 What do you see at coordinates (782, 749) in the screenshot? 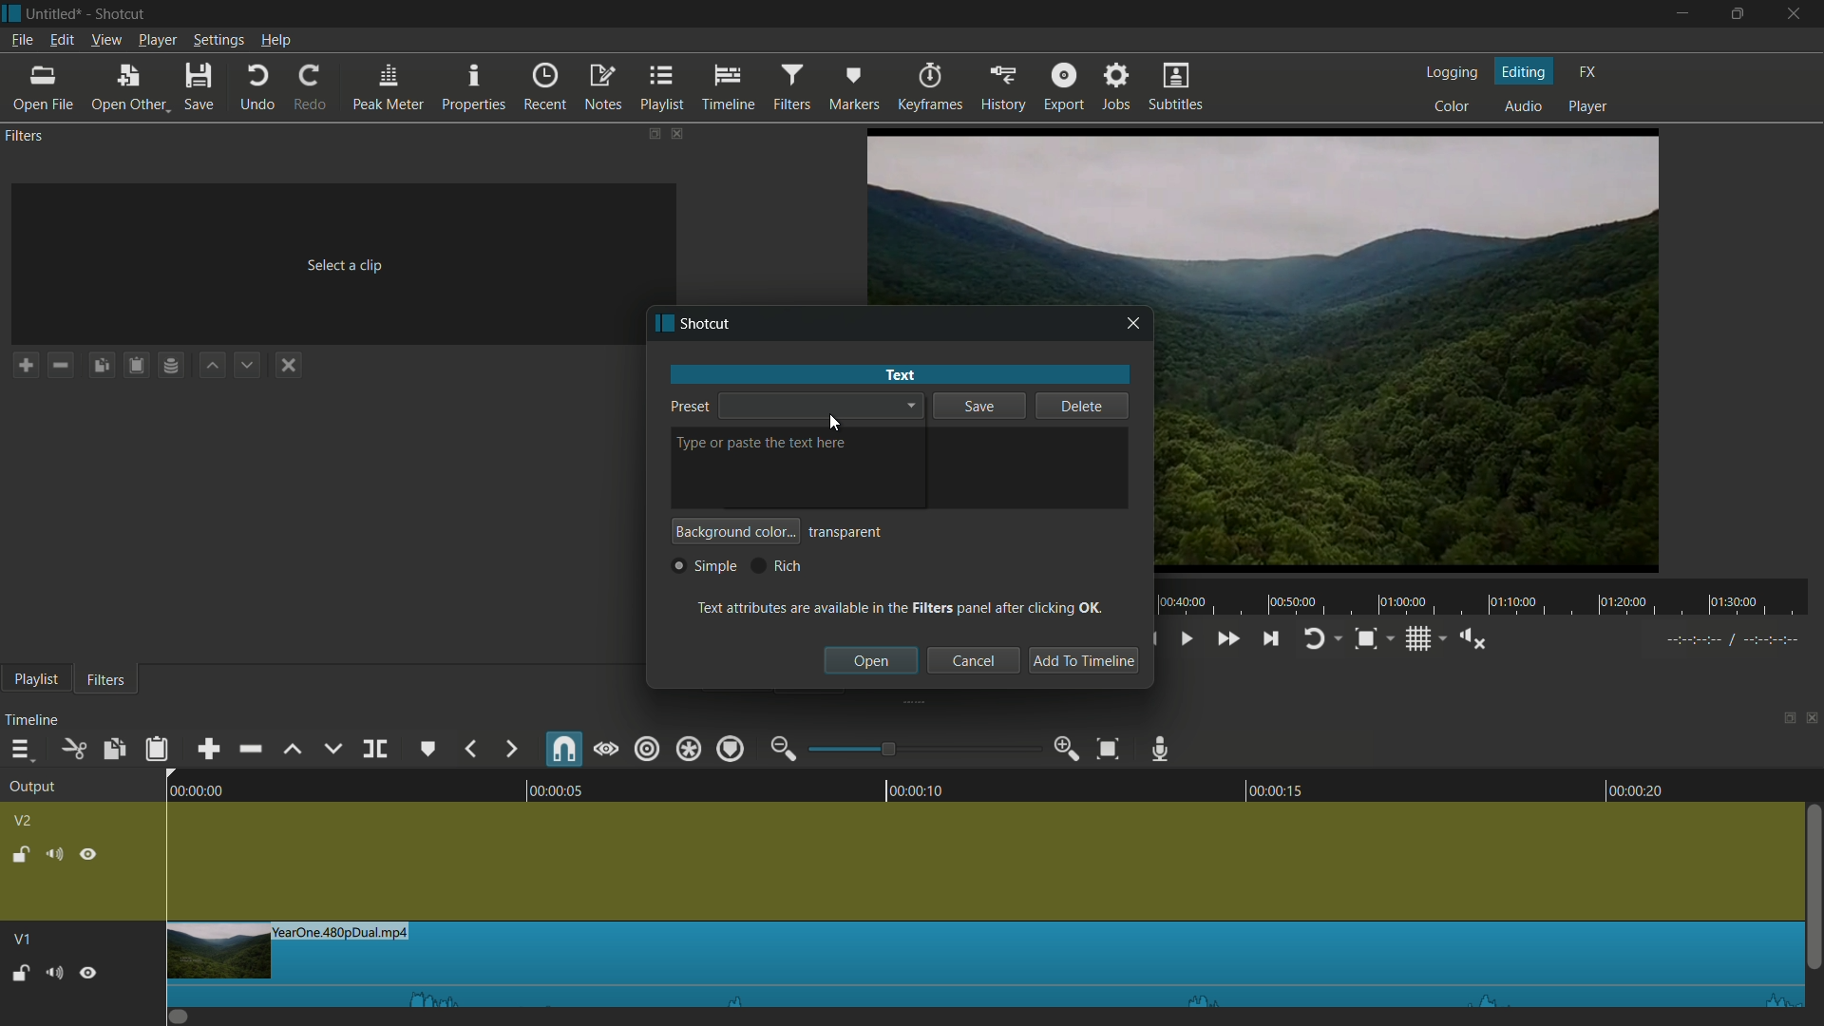
I see `zoom out` at bounding box center [782, 749].